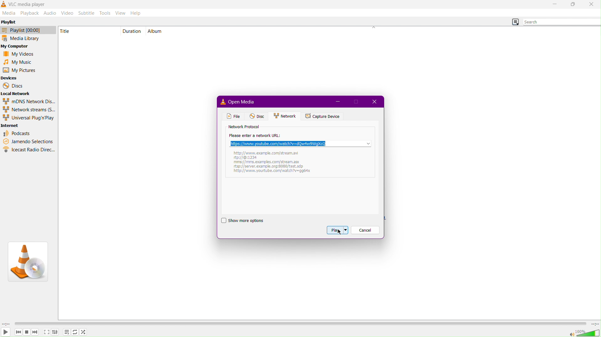 The height and width of the screenshot is (337, 601). What do you see at coordinates (299, 324) in the screenshot?
I see `Timeline` at bounding box center [299, 324].